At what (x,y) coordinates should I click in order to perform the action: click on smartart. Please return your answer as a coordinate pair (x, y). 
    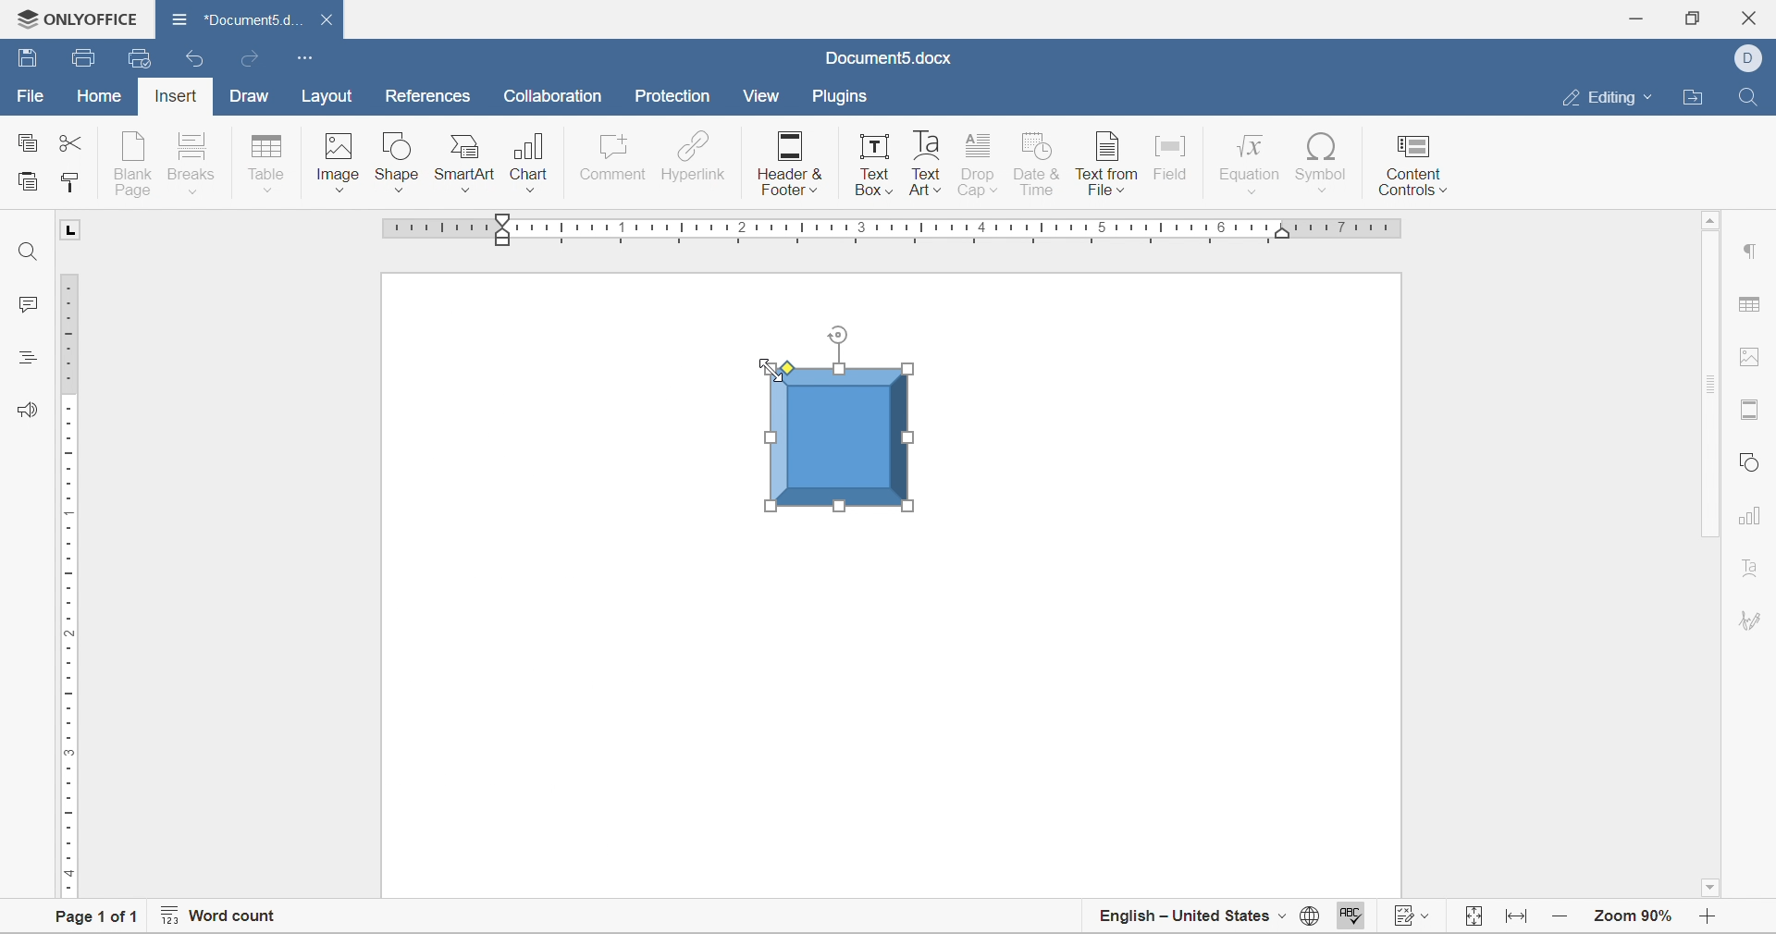
    Looking at the image, I should click on (466, 156).